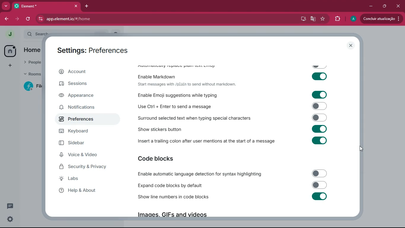 The image size is (405, 228). Describe the element at coordinates (234, 75) in the screenshot. I see `Enable Markdown` at that location.